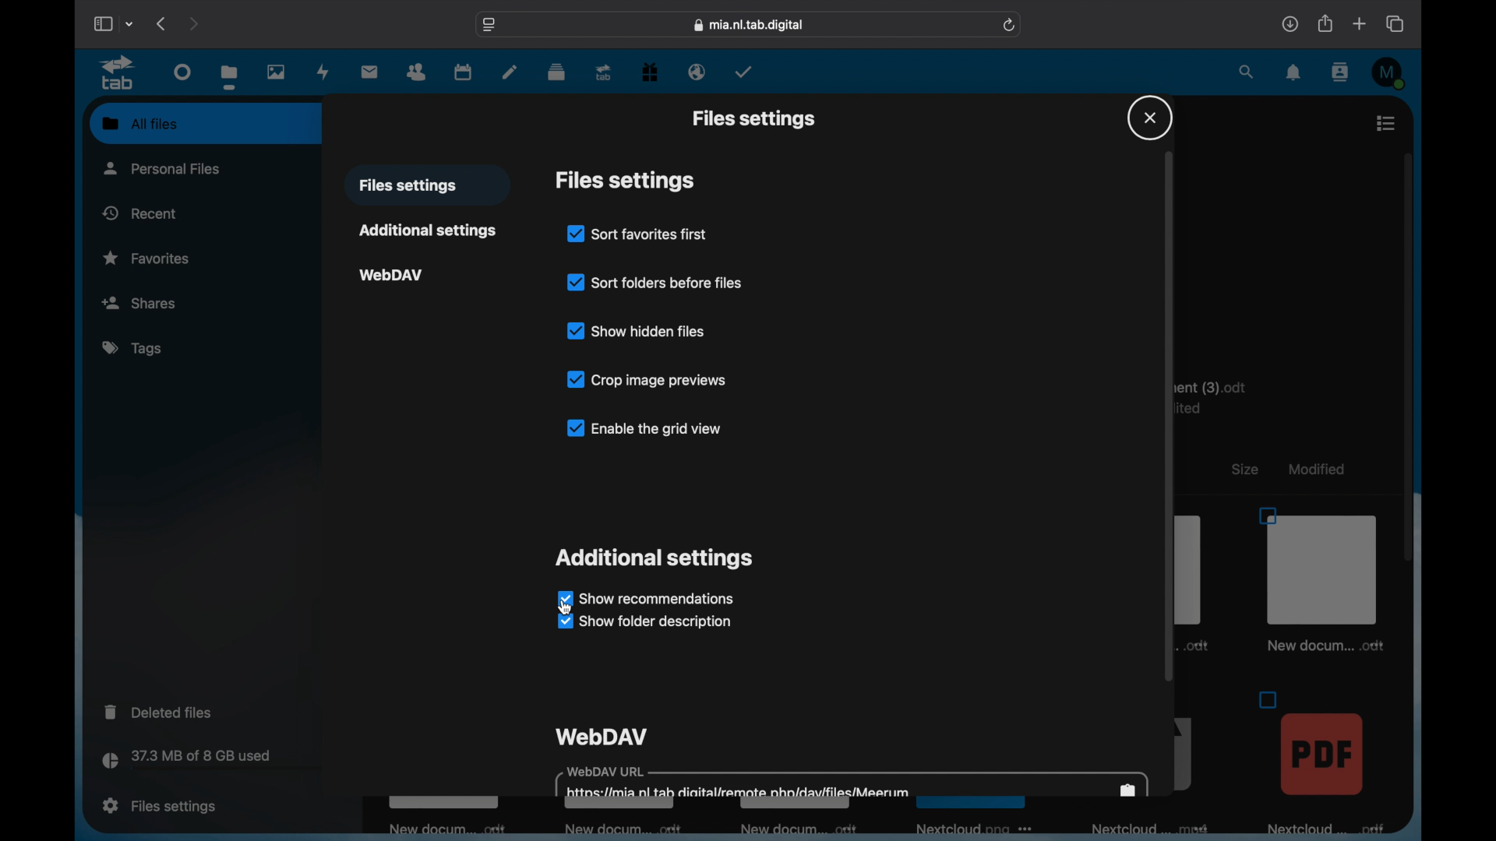 The width and height of the screenshot is (1496, 841). Describe the element at coordinates (1293, 72) in the screenshot. I see `notifications` at that location.